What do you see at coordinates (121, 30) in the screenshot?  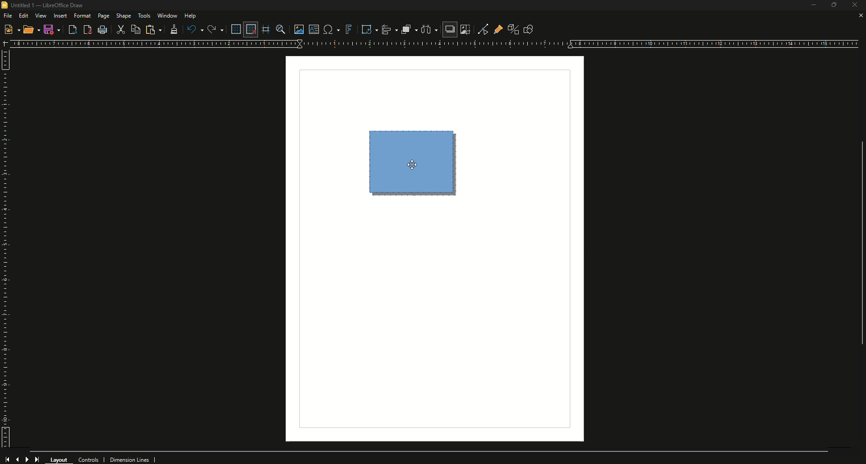 I see `Cut` at bounding box center [121, 30].